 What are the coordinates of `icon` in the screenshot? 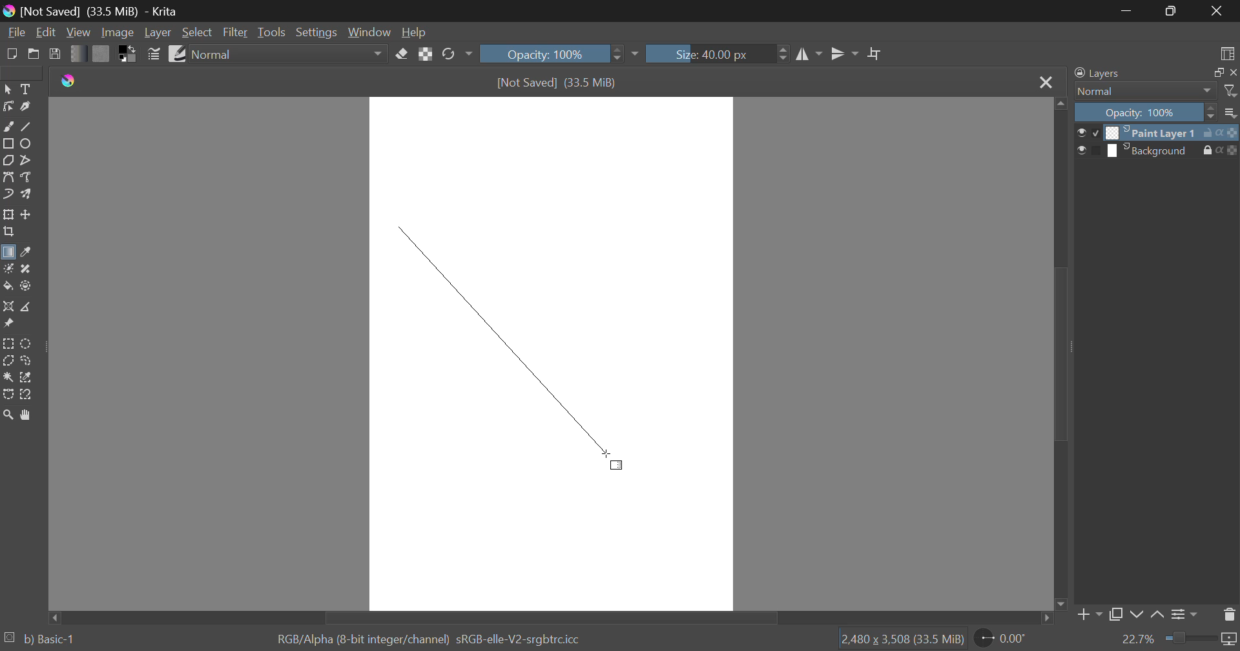 It's located at (1232, 150).